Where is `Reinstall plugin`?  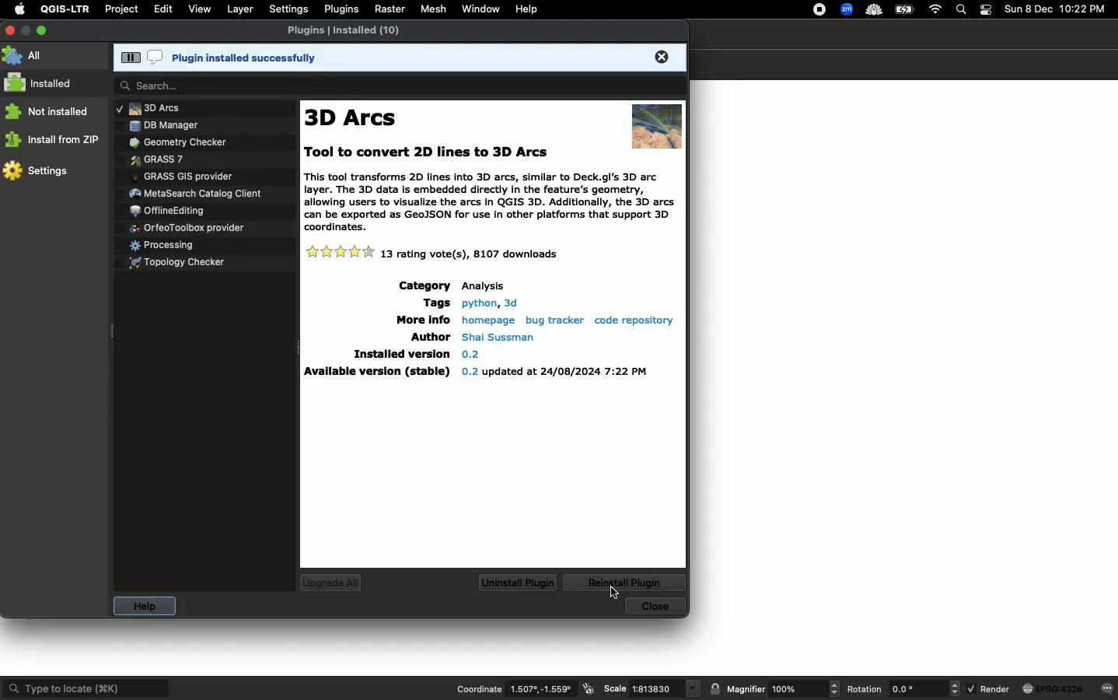 Reinstall plugin is located at coordinates (626, 583).